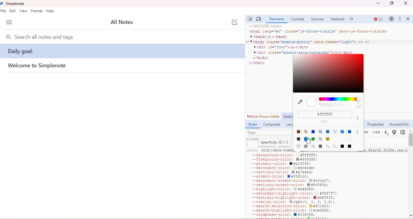 The width and height of the screenshot is (413, 219). What do you see at coordinates (406, 4) in the screenshot?
I see `close` at bounding box center [406, 4].